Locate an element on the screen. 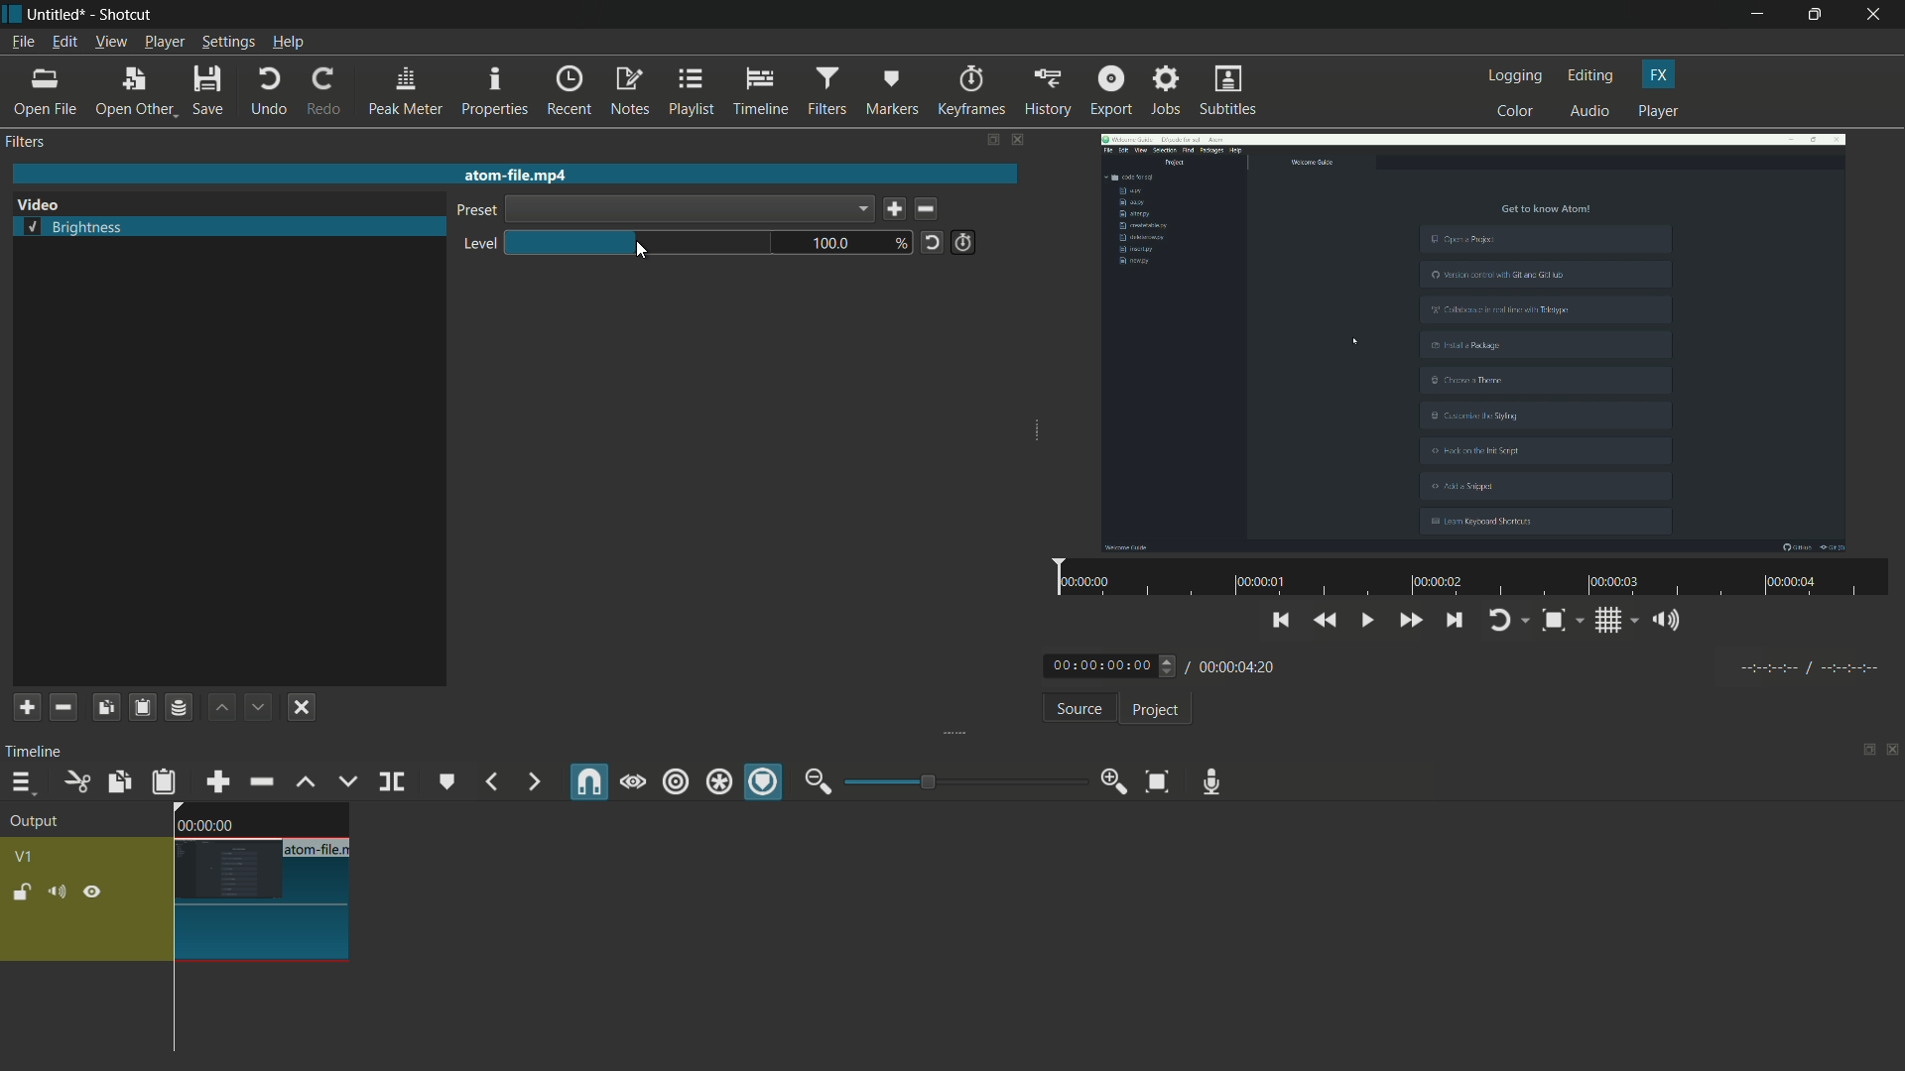 The width and height of the screenshot is (1905, 1071). export is located at coordinates (1109, 90).